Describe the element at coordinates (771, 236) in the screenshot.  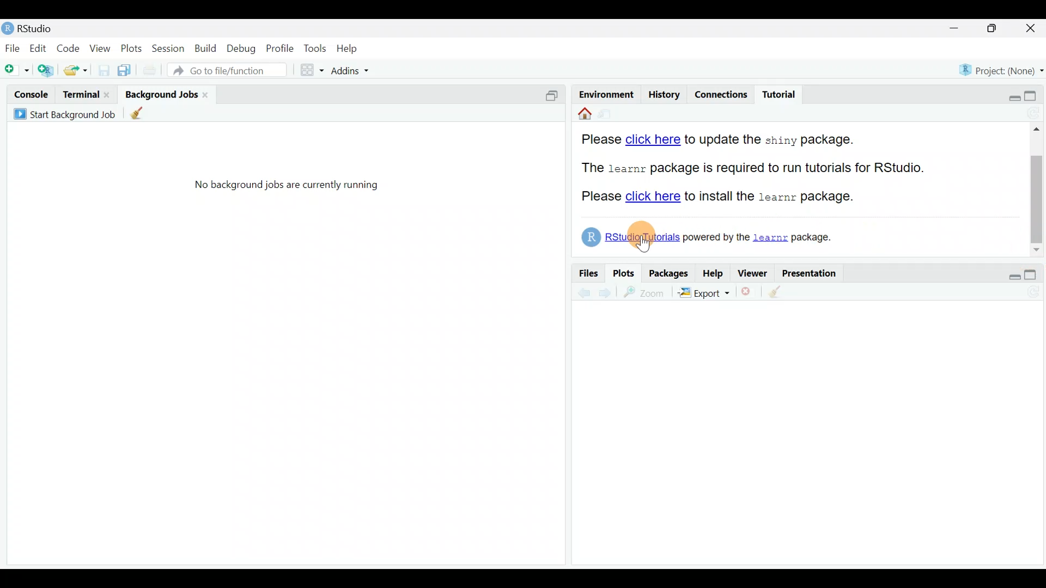
I see `learnr` at that location.